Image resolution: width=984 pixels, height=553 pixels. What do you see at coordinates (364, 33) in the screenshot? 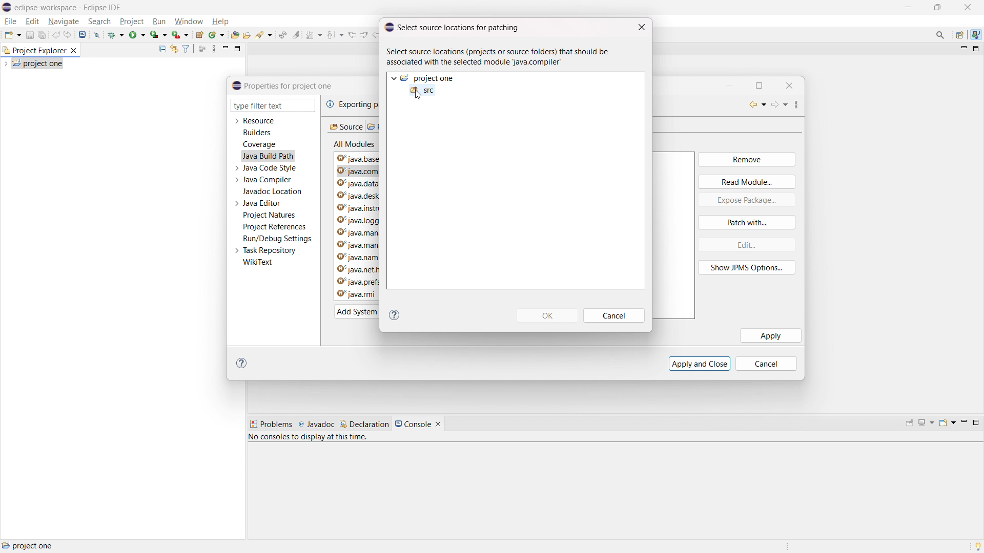
I see `view next location` at bounding box center [364, 33].